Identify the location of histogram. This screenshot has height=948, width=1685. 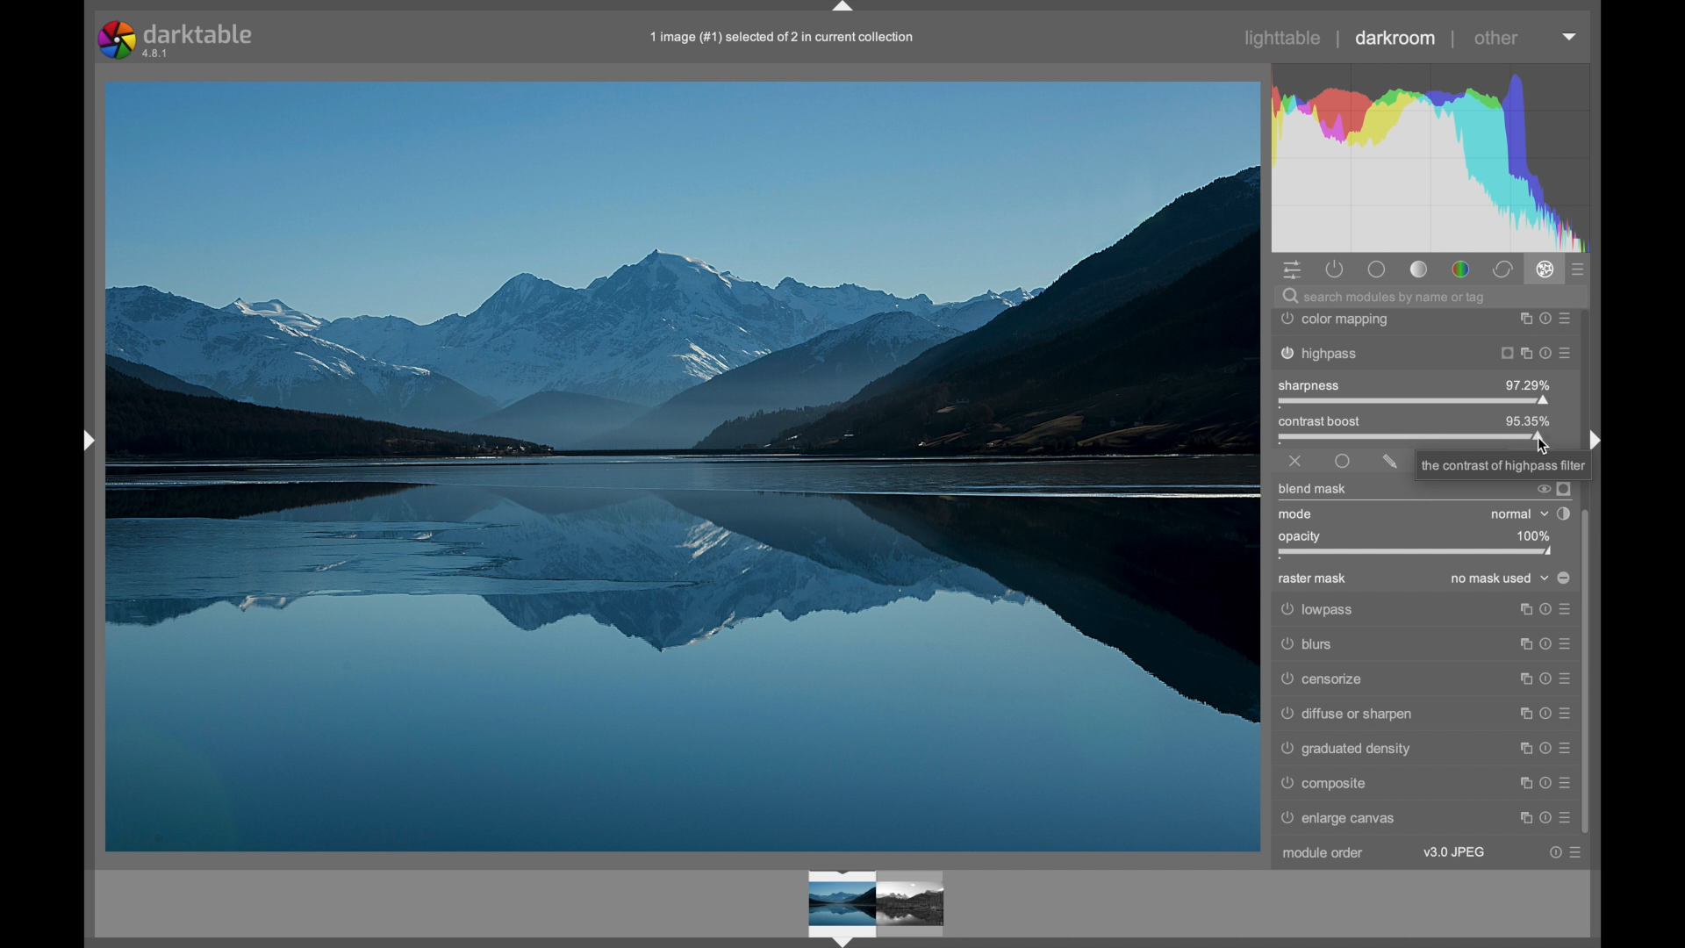
(1438, 154).